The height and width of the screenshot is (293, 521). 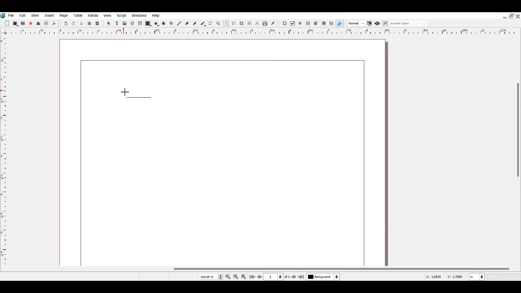 What do you see at coordinates (24, 23) in the screenshot?
I see `Save` at bounding box center [24, 23].